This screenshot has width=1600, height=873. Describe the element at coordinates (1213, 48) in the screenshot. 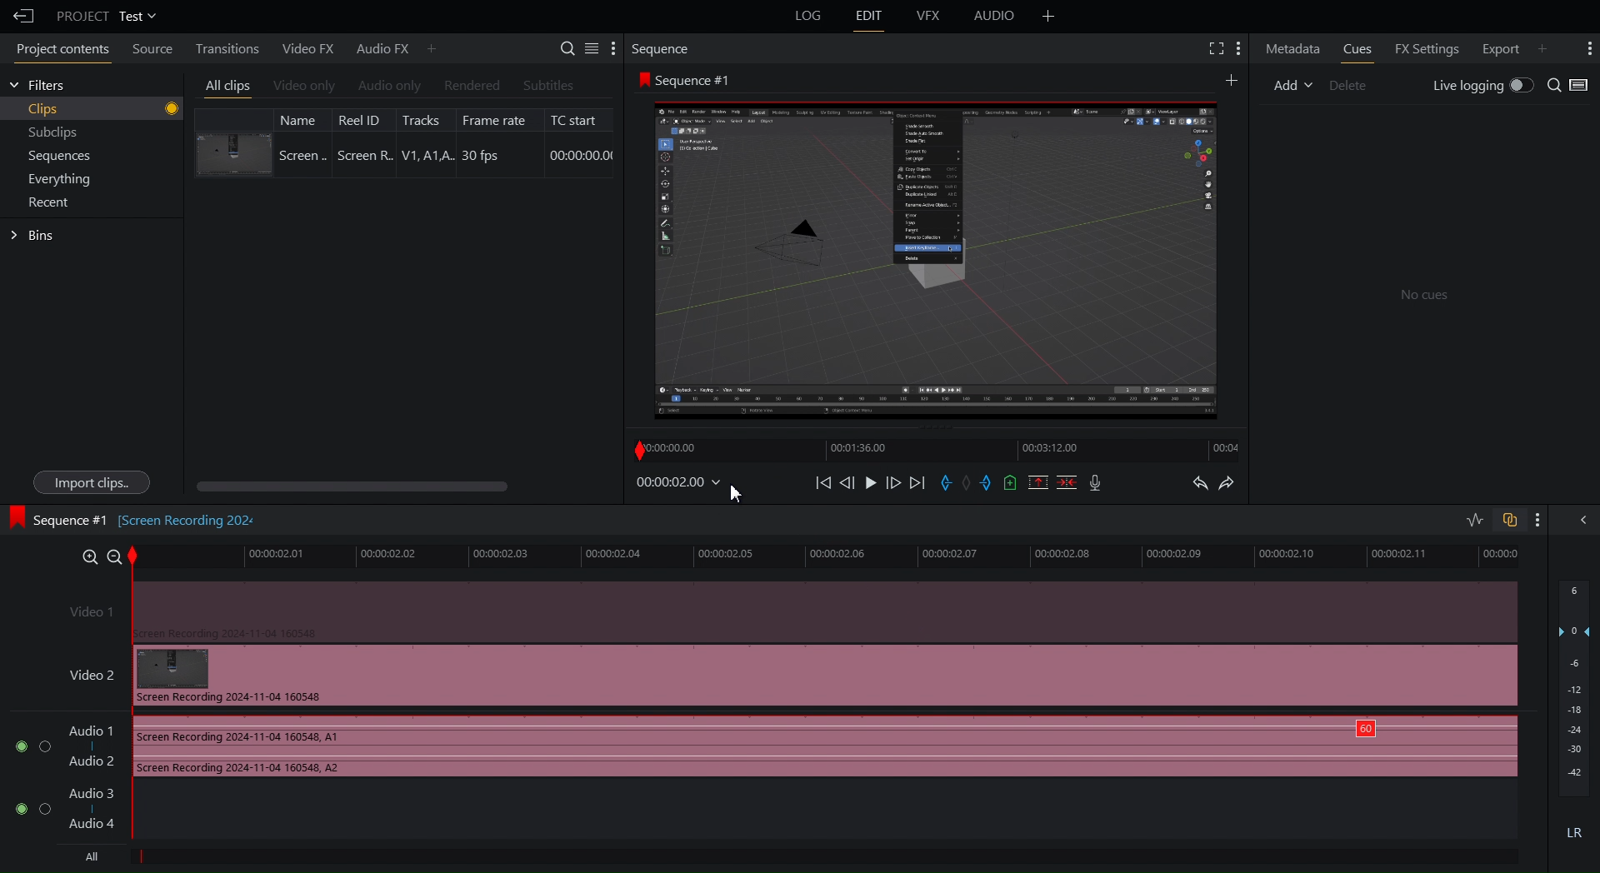

I see `Fullscreen` at that location.